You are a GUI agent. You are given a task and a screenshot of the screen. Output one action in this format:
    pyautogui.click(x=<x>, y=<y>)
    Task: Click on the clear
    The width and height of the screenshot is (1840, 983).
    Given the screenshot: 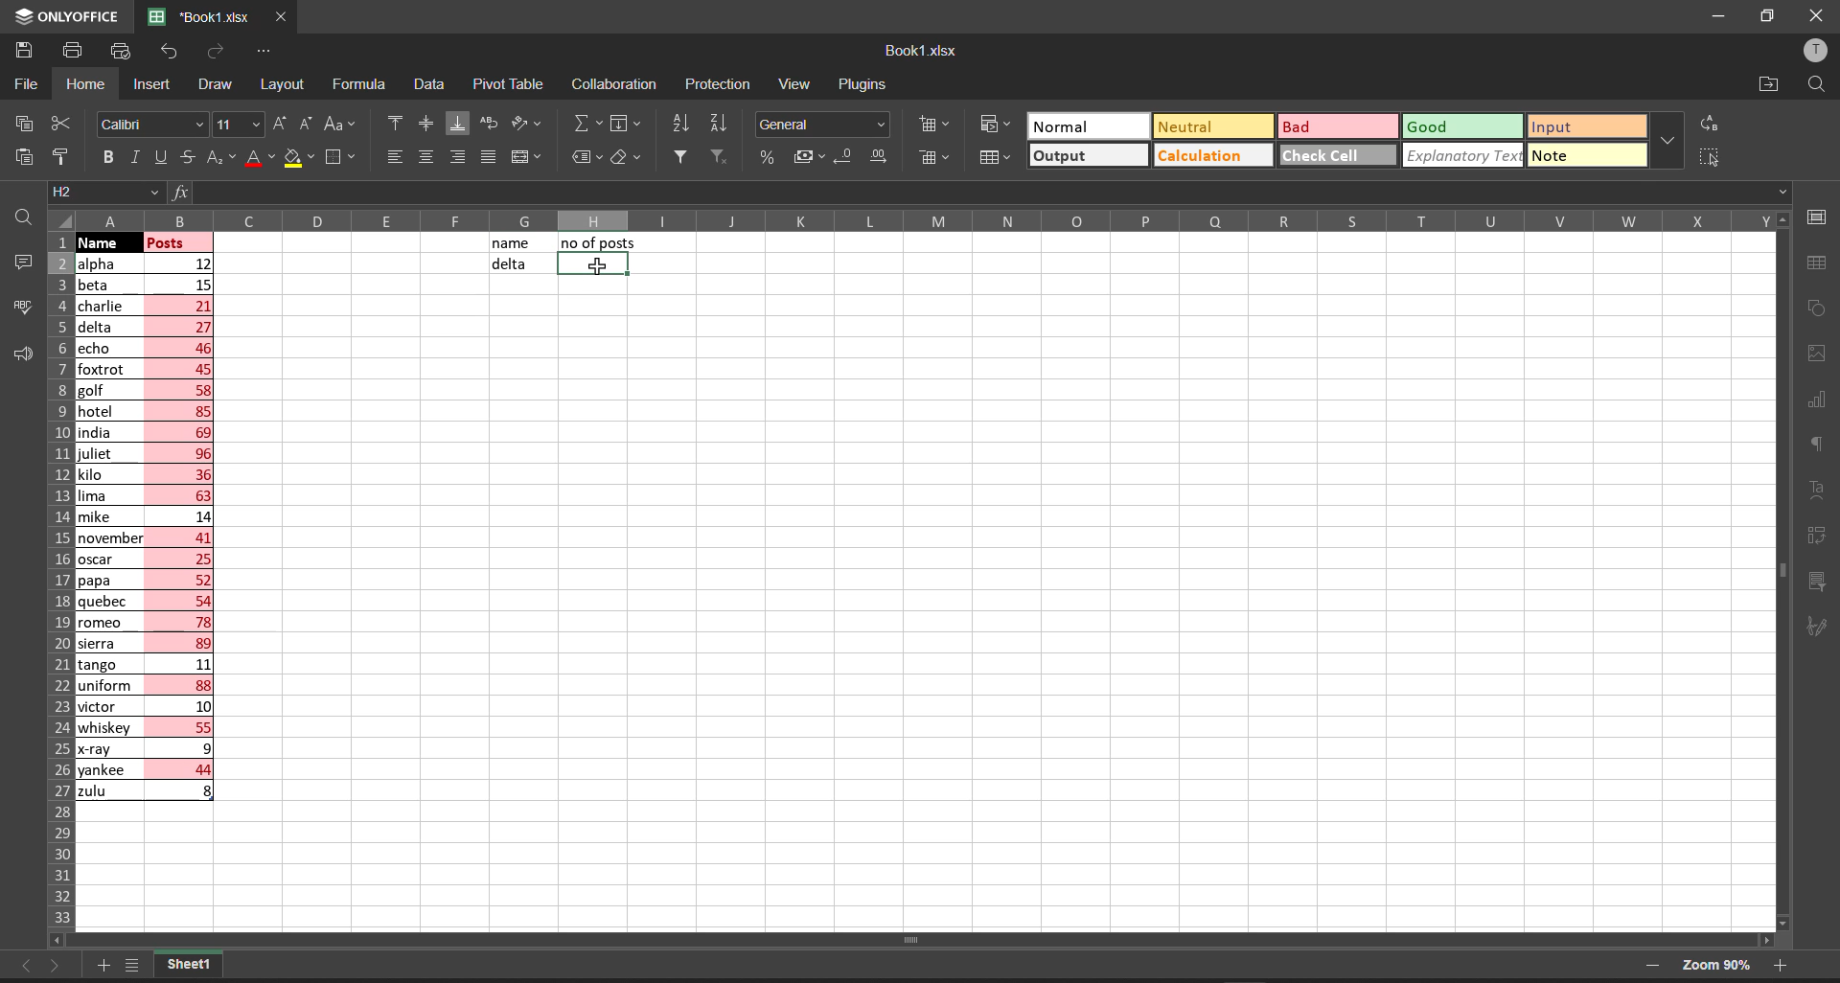 What is the action you would take?
    pyautogui.click(x=627, y=158)
    